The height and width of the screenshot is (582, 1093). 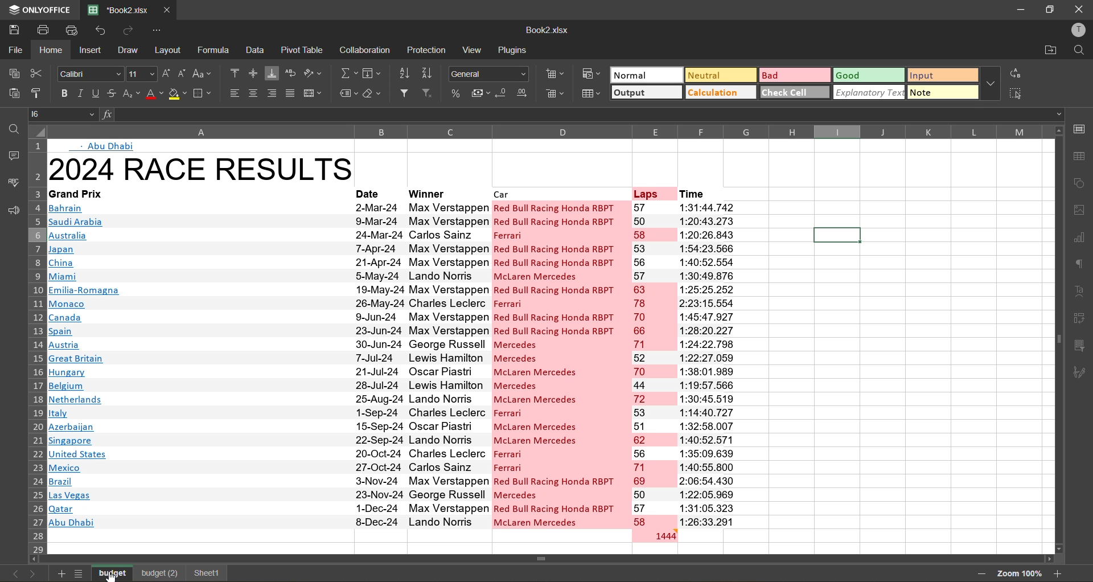 I want to click on format as table, so click(x=592, y=93).